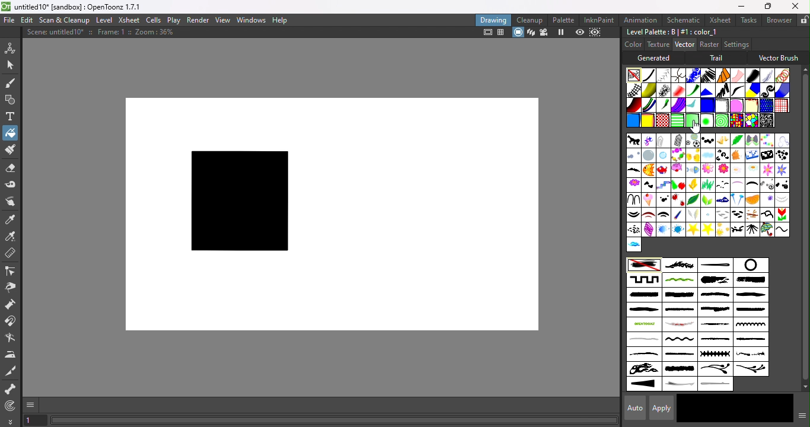 This screenshot has height=427, width=810. What do you see at coordinates (35, 421) in the screenshot?
I see `Set the current frame` at bounding box center [35, 421].